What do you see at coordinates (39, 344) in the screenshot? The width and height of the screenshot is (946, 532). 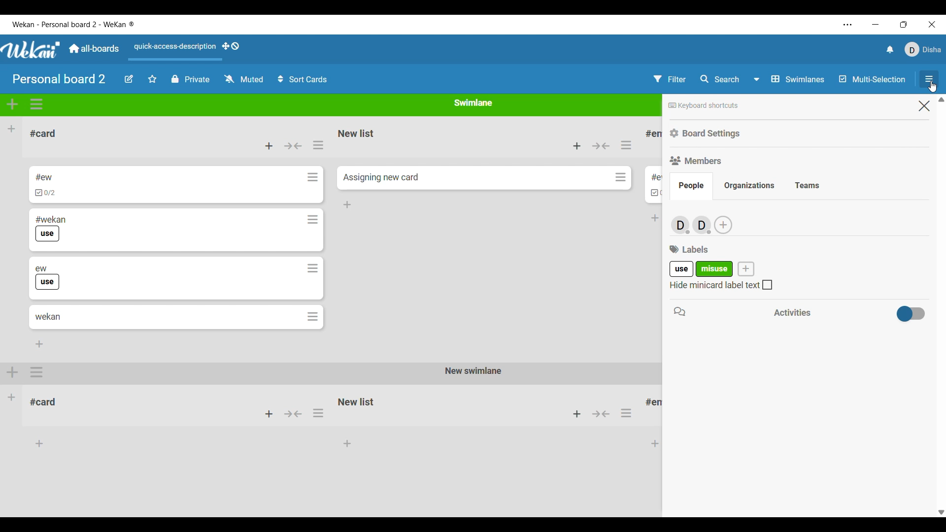 I see `Add card to bottom of list` at bounding box center [39, 344].